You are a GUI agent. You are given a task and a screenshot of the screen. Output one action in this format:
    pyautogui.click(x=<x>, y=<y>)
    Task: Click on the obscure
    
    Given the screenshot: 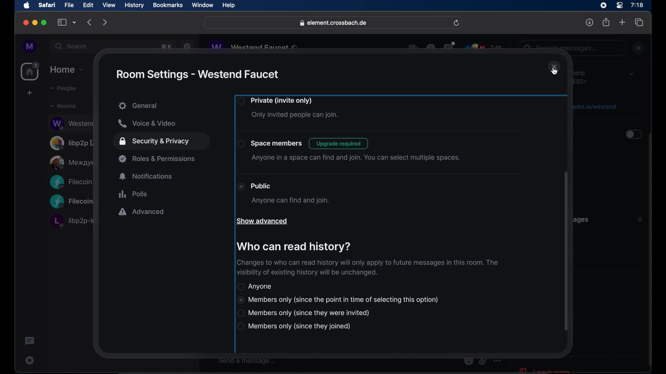 What is the action you would take?
    pyautogui.click(x=254, y=46)
    